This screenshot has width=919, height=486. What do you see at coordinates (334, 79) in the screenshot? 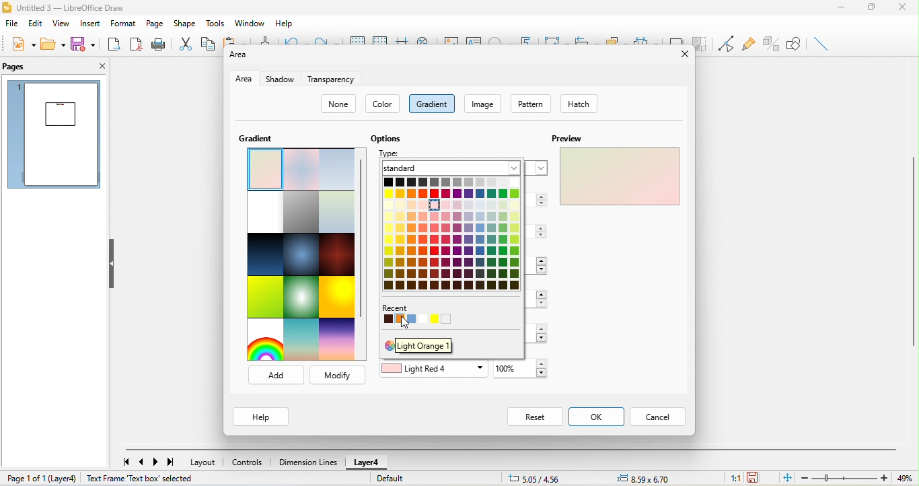
I see `transparency` at bounding box center [334, 79].